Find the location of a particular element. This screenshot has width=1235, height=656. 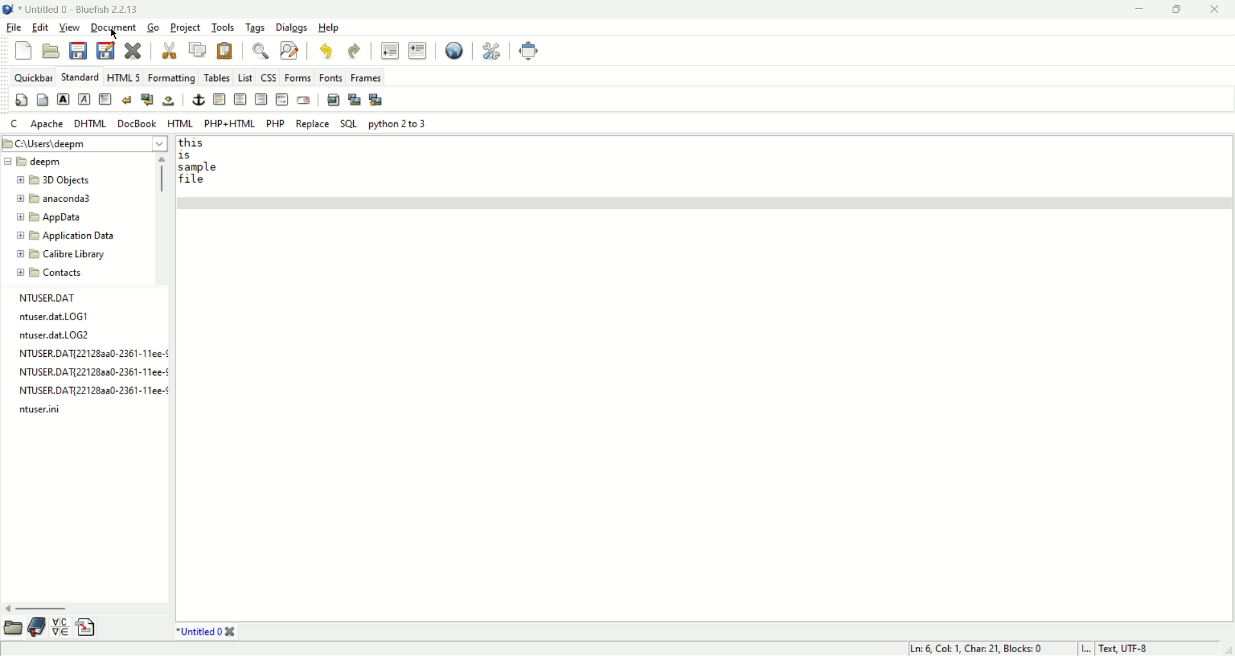

email is located at coordinates (304, 100).